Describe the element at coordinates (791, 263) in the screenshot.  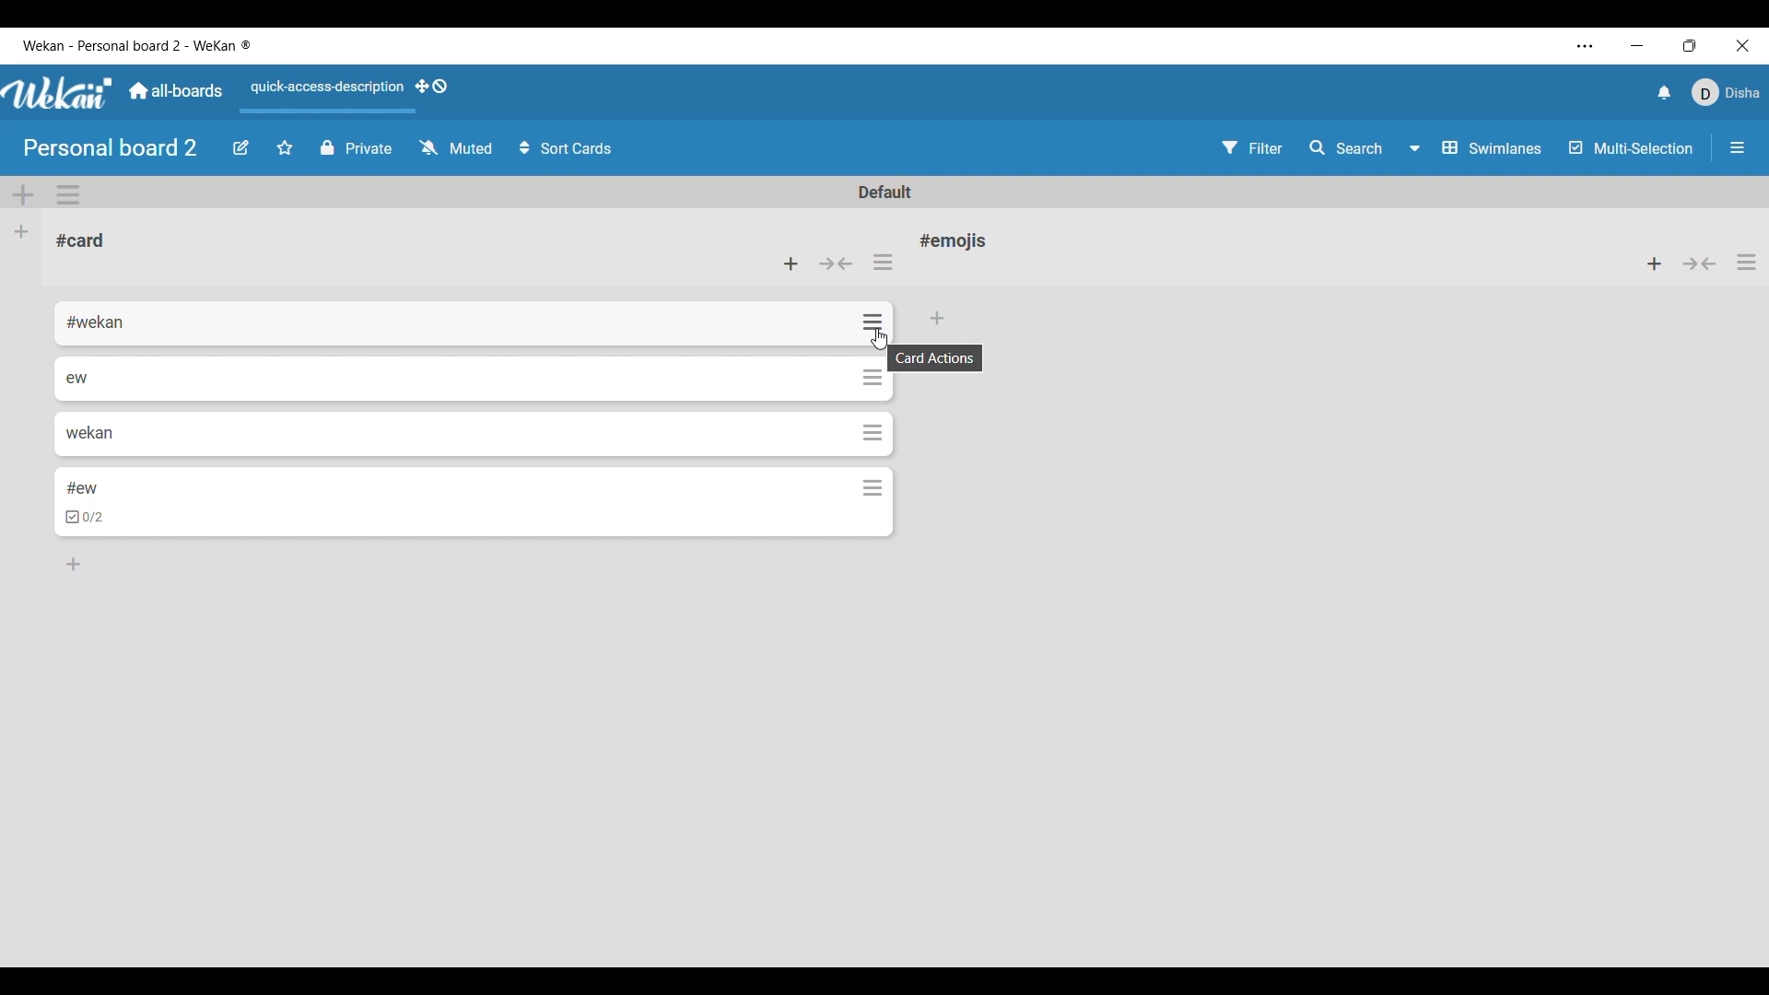
I see `Add card to top of list` at that location.